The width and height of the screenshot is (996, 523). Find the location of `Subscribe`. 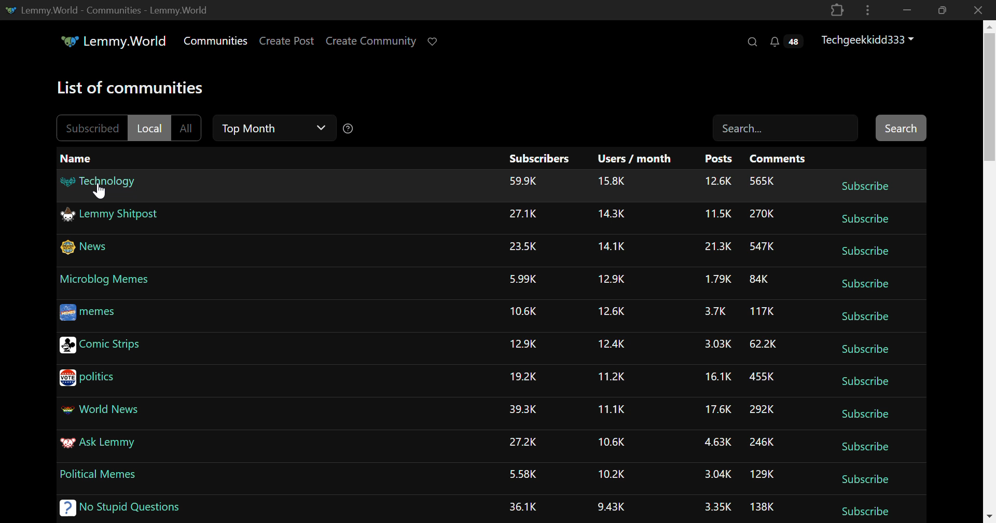

Subscribe is located at coordinates (864, 188).